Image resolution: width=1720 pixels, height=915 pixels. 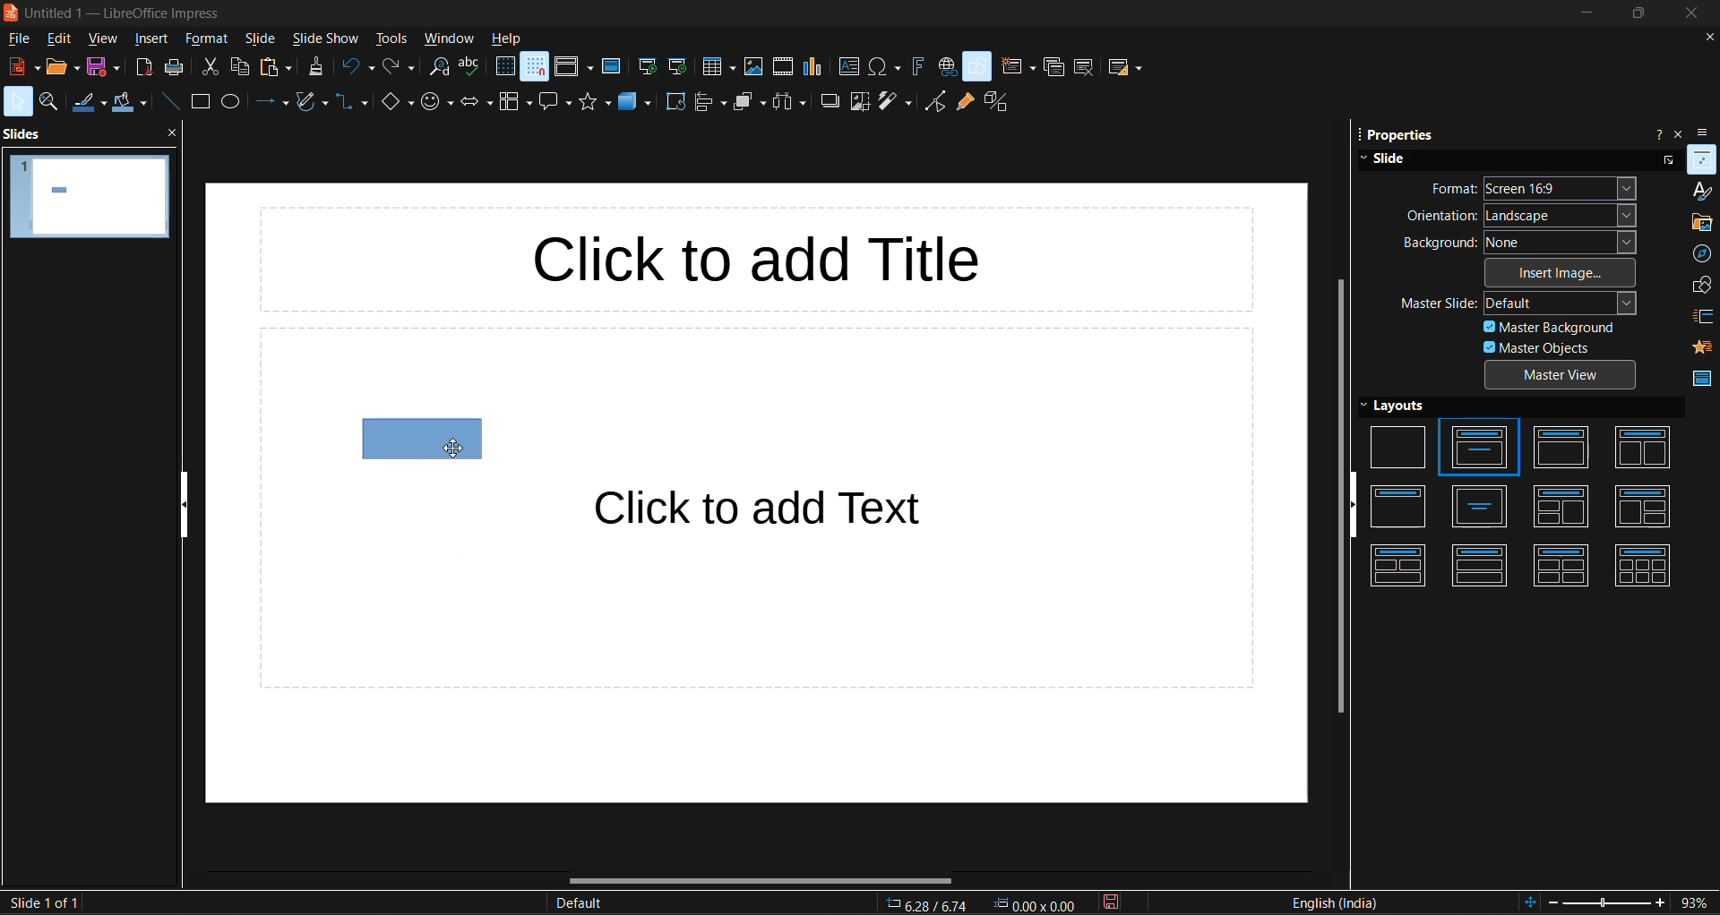 I want to click on undo, so click(x=355, y=68).